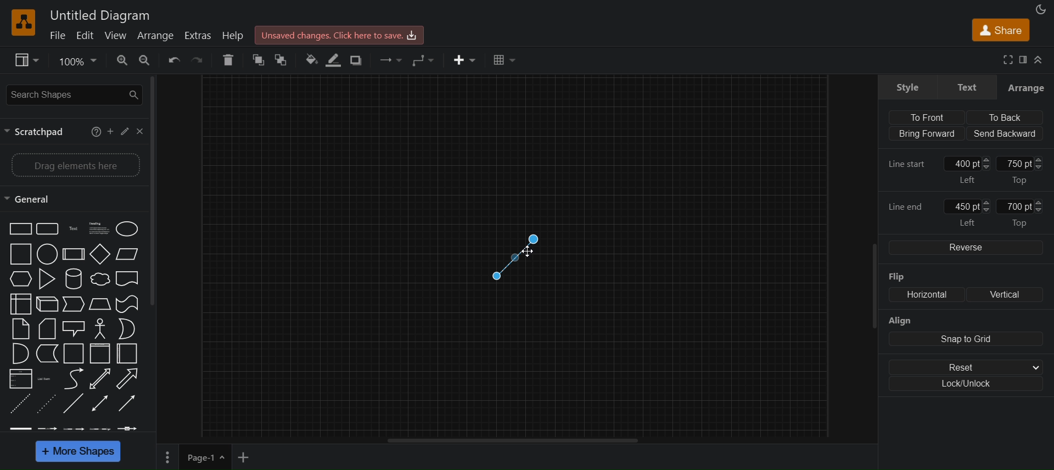  Describe the element at coordinates (25, 60) in the screenshot. I see `view` at that location.